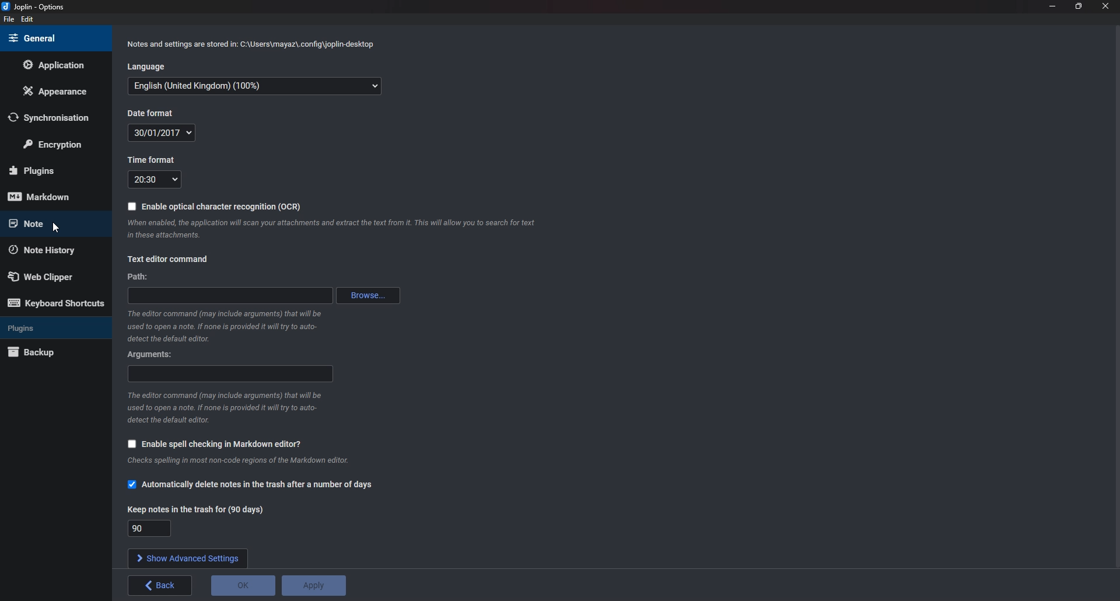 This screenshot has width=1120, height=601. I want to click on Date format, so click(167, 132).